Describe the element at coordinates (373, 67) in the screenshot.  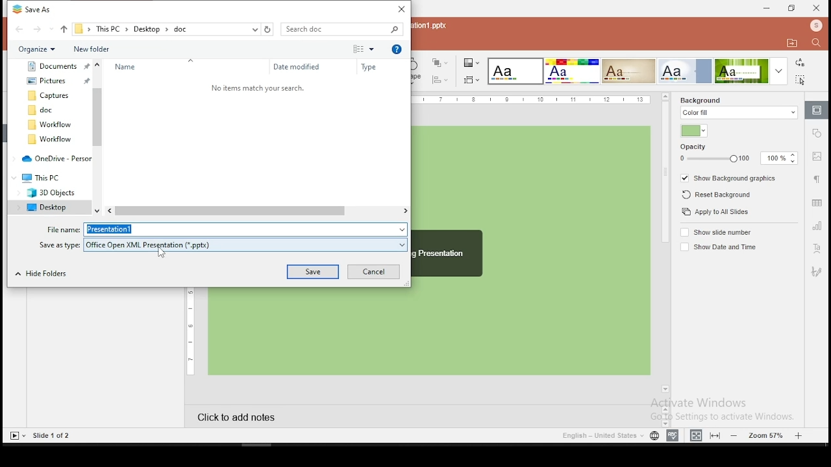
I see `Type` at that location.